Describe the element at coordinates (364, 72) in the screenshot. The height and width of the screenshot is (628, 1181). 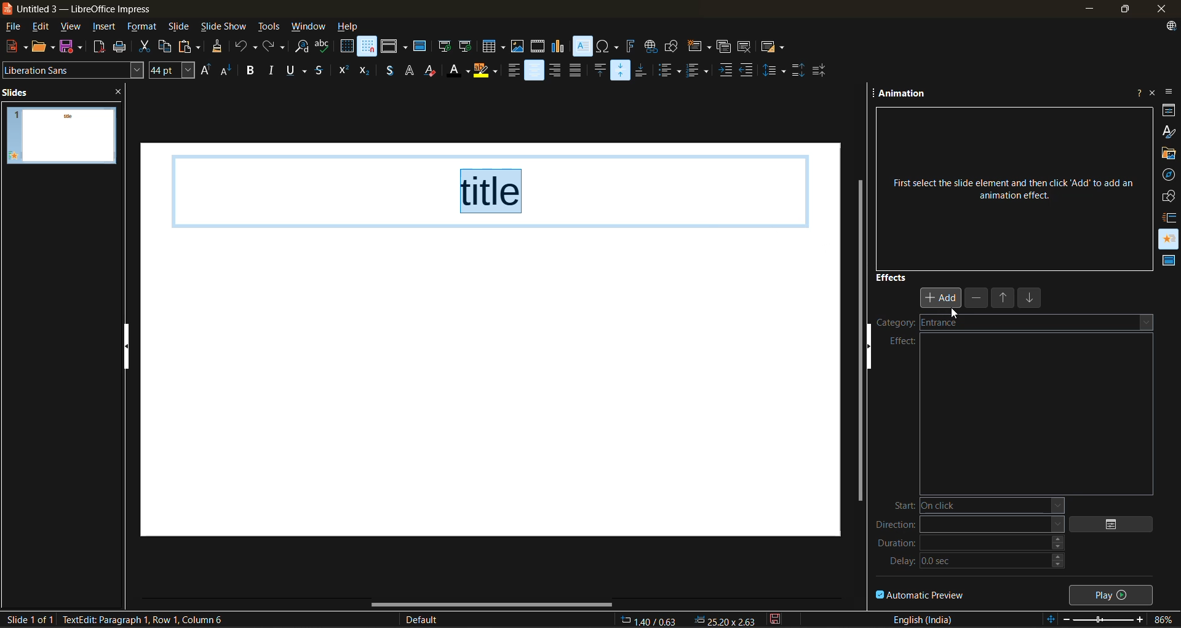
I see `subscript` at that location.